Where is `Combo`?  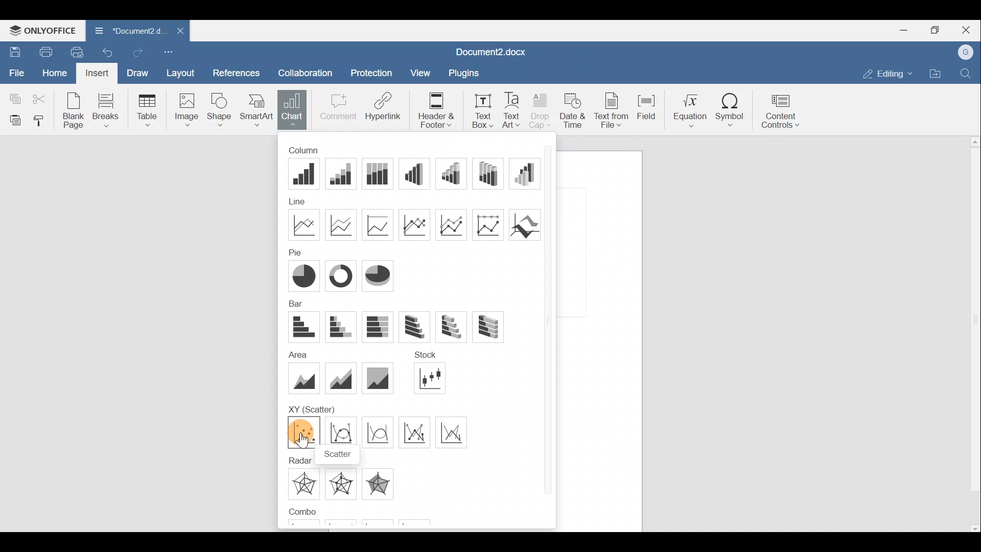
Combo is located at coordinates (300, 512).